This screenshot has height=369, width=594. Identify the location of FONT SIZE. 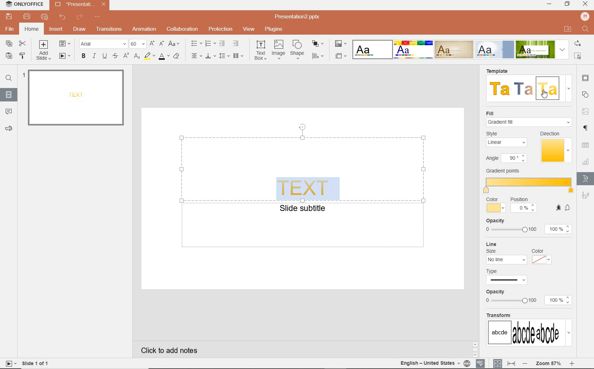
(138, 44).